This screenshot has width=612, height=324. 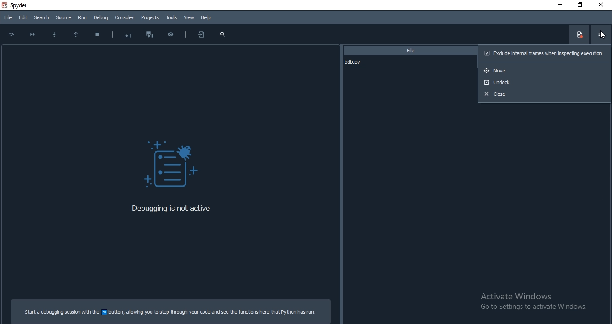 I want to click on File , so click(x=8, y=18).